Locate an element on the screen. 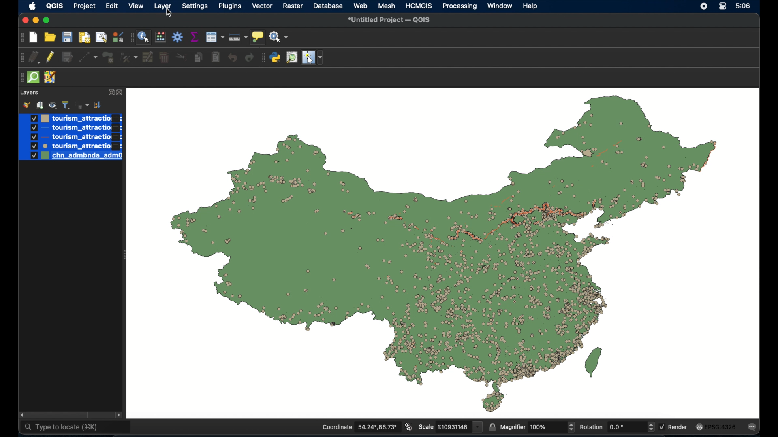  layer 3 is located at coordinates (70, 137).